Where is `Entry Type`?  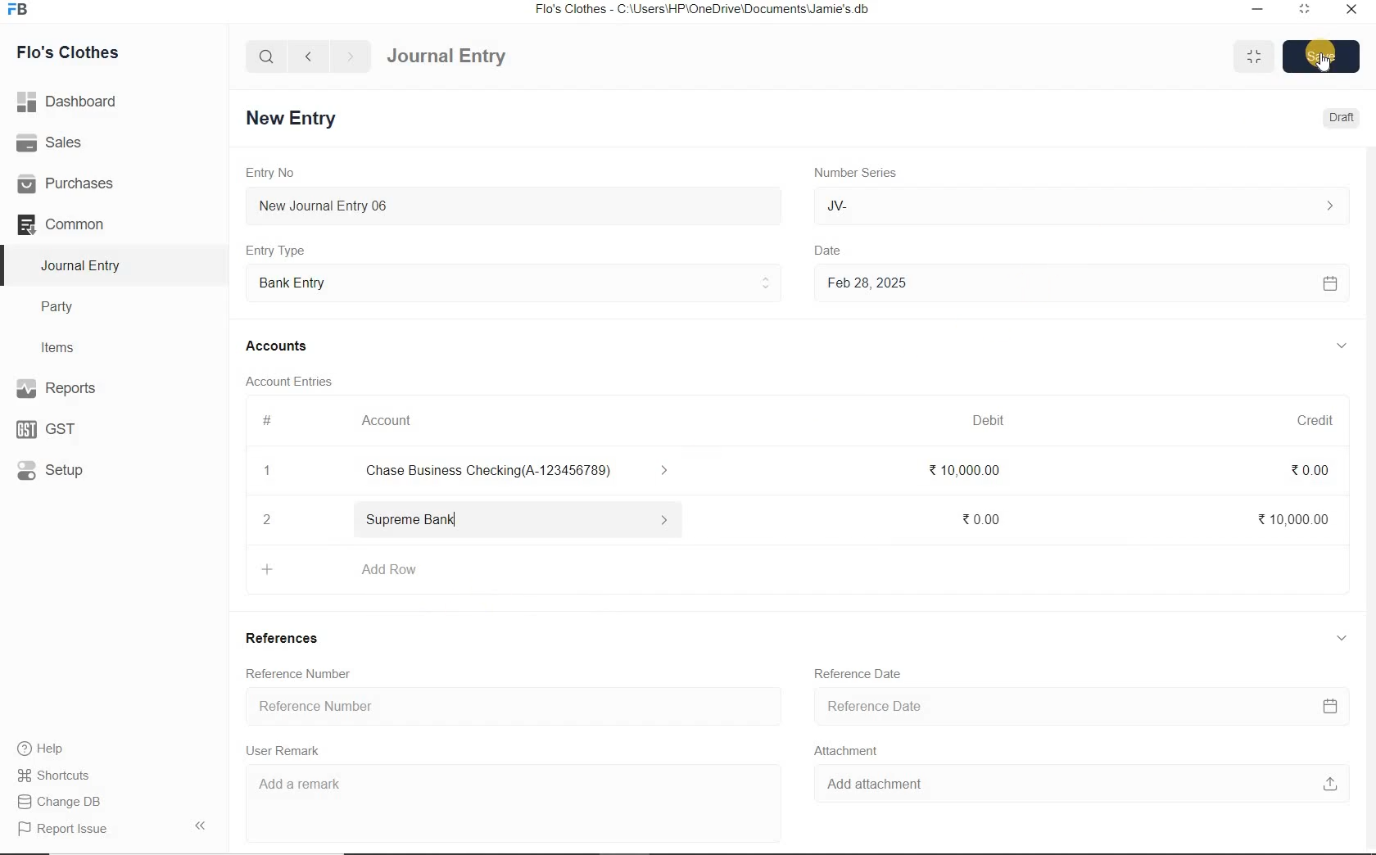 Entry Type is located at coordinates (281, 250).